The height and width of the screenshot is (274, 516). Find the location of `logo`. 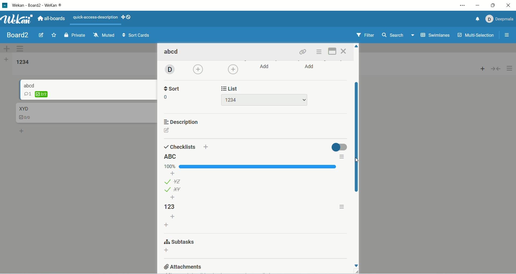

logo is located at coordinates (4, 6).